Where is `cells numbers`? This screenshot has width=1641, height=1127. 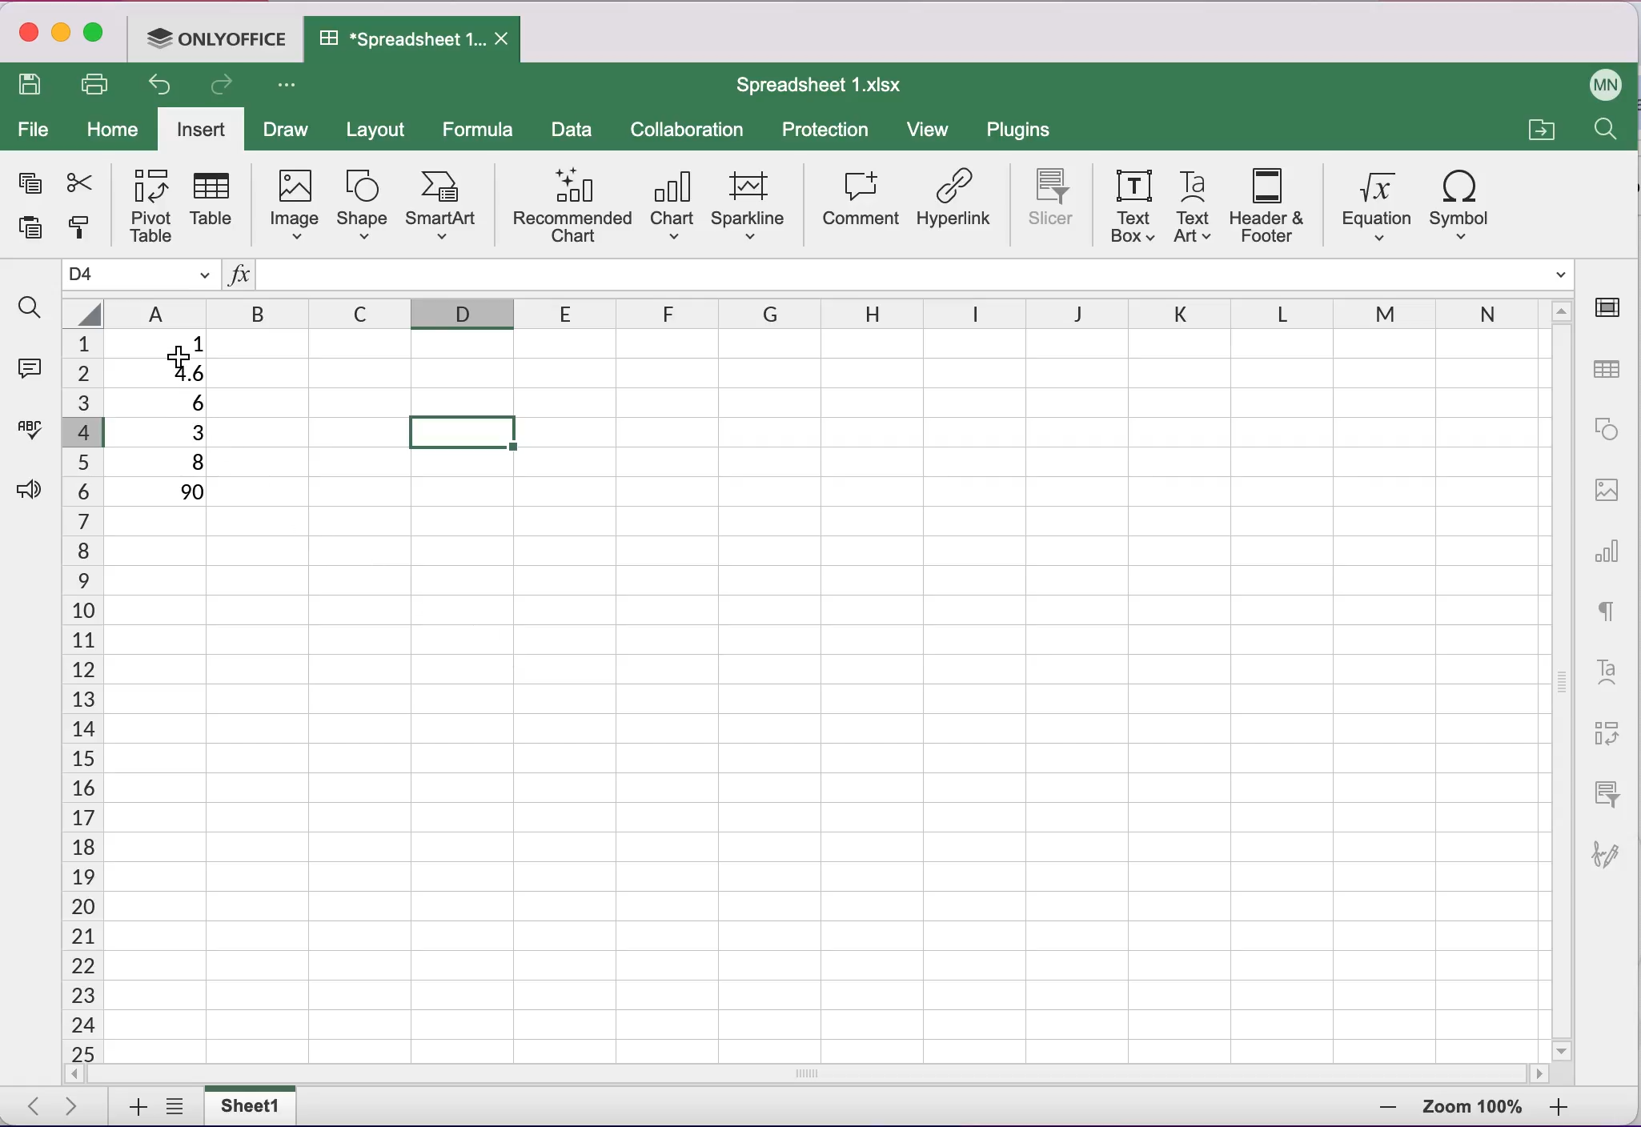 cells numbers is located at coordinates (78, 696).